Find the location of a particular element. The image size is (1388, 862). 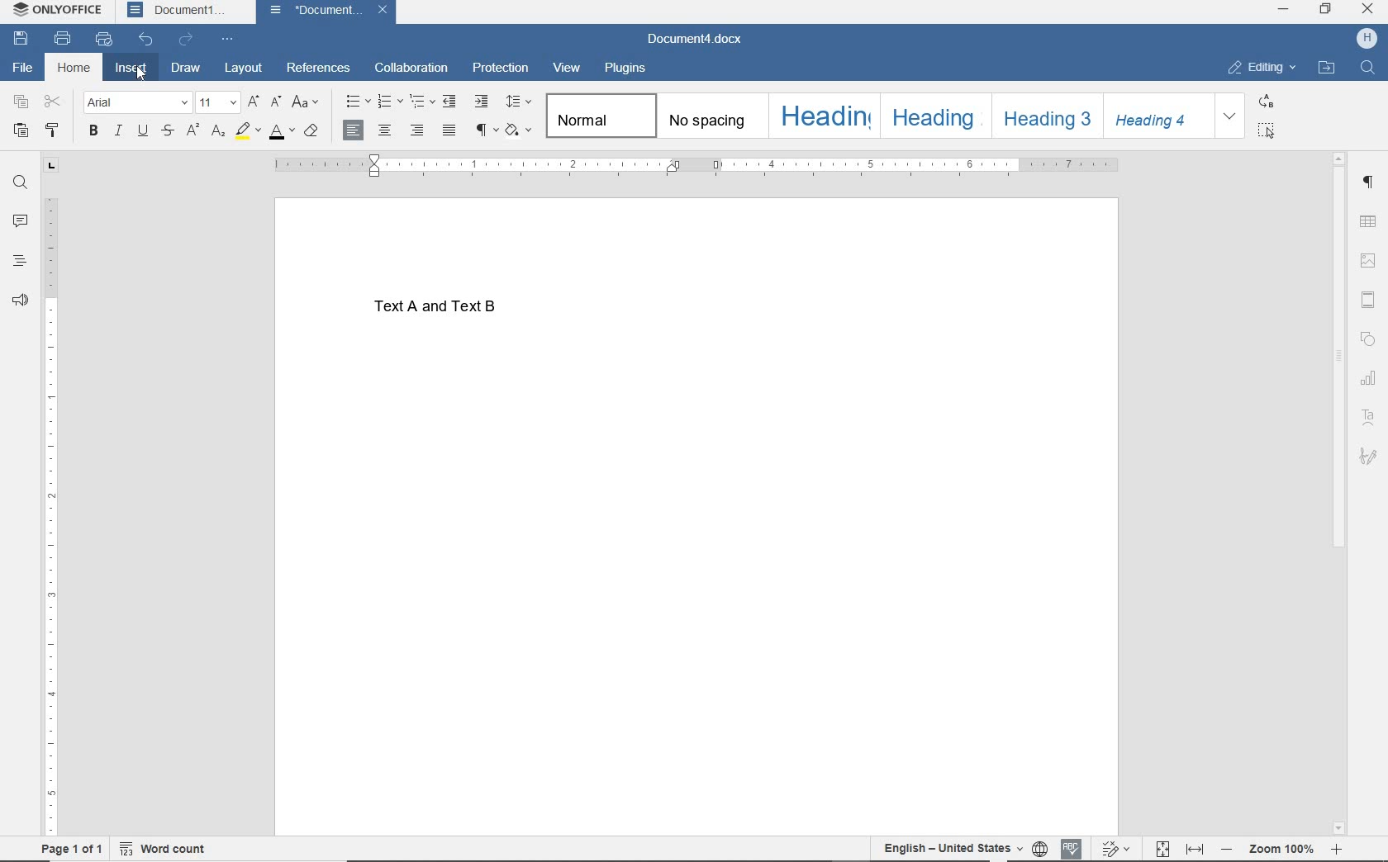

NONPRINTING CHARACTERS is located at coordinates (485, 132).